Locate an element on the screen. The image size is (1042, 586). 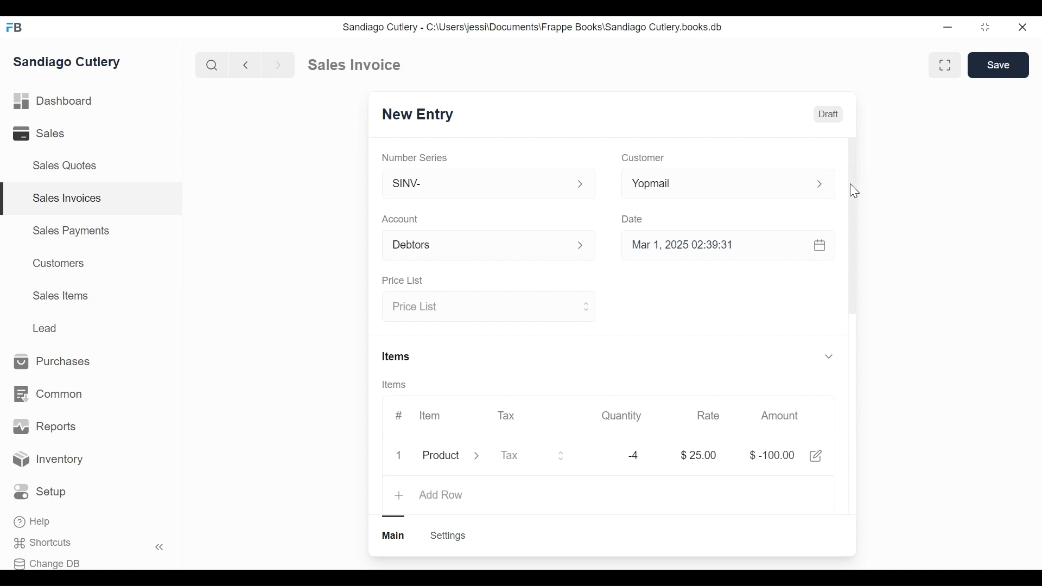
Search is located at coordinates (212, 64).